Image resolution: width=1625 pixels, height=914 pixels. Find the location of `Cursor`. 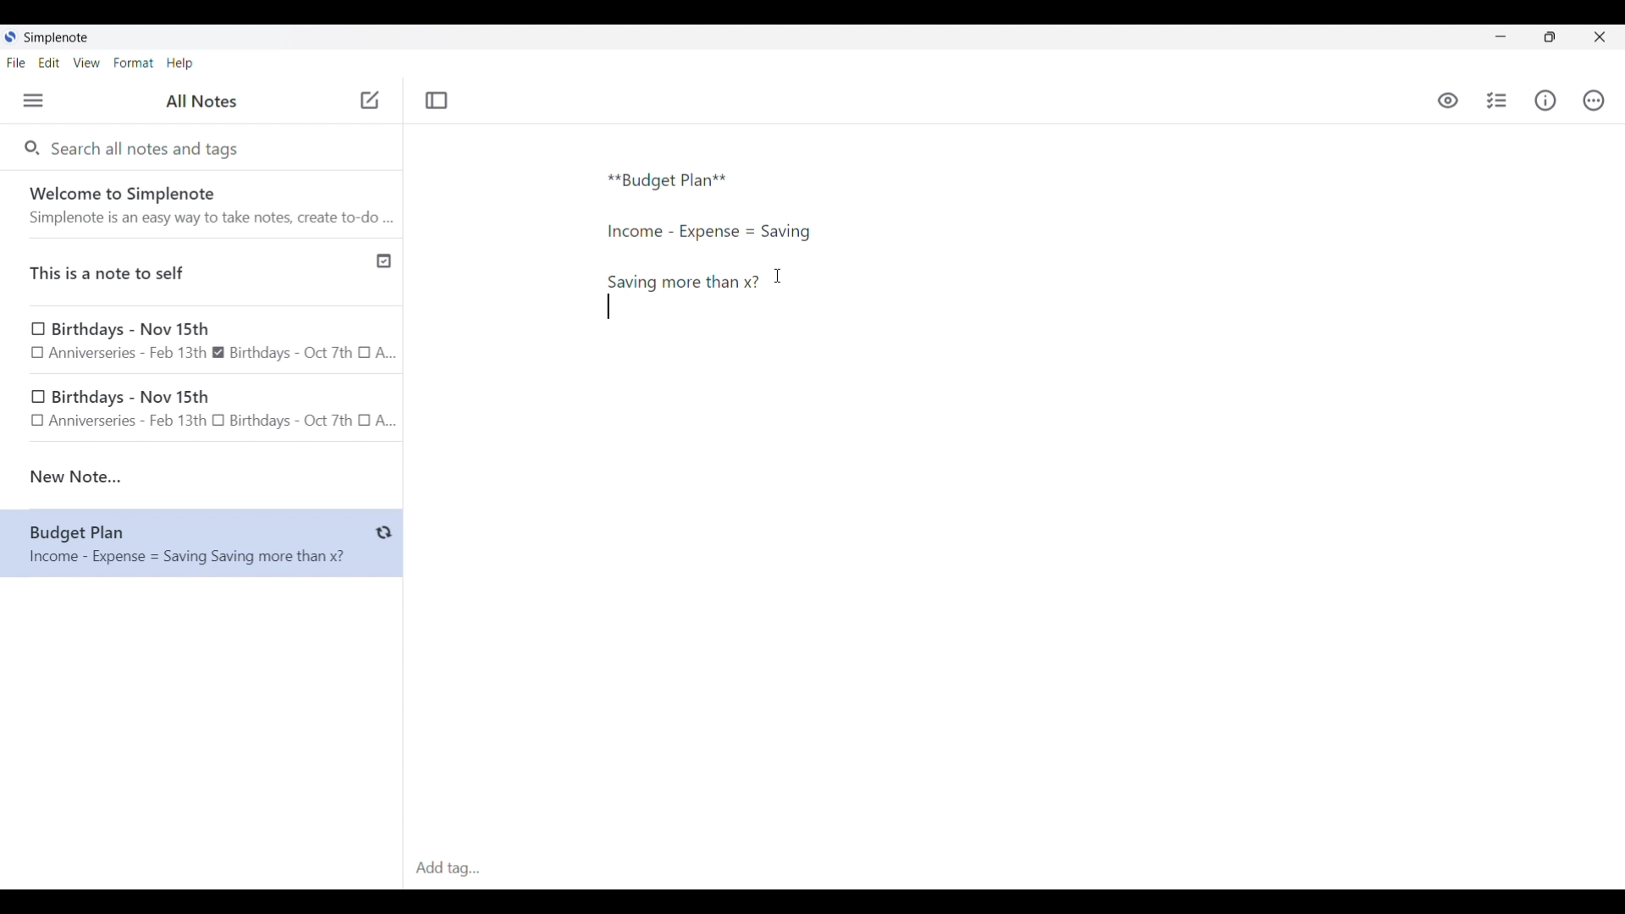

Cursor is located at coordinates (778, 276).